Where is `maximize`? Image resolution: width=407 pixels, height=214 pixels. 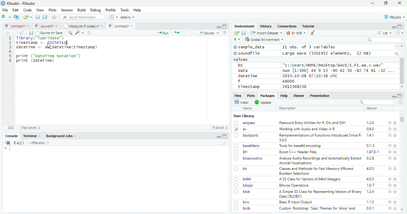 maximize is located at coordinates (386, 3).